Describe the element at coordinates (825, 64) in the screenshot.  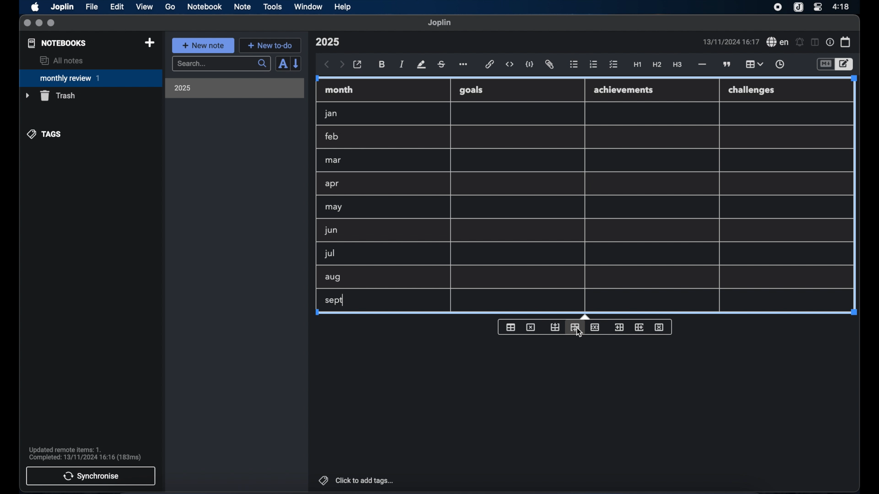
I see `toggle editor` at that location.